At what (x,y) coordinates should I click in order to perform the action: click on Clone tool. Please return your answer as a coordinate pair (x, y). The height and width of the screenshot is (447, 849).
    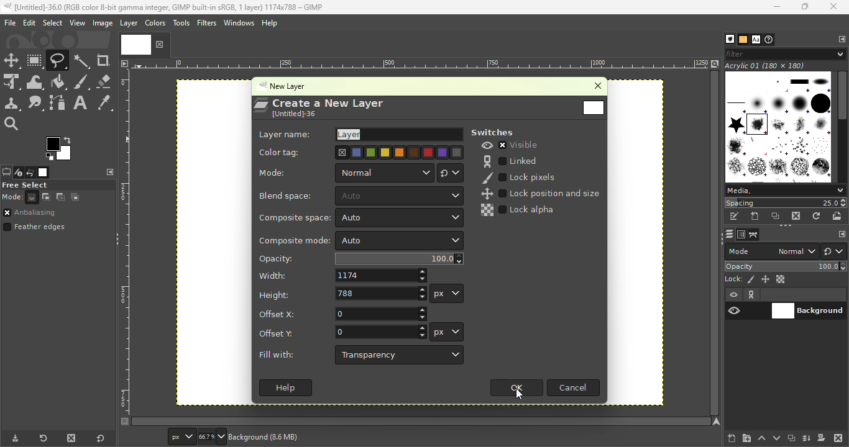
    Looking at the image, I should click on (12, 104).